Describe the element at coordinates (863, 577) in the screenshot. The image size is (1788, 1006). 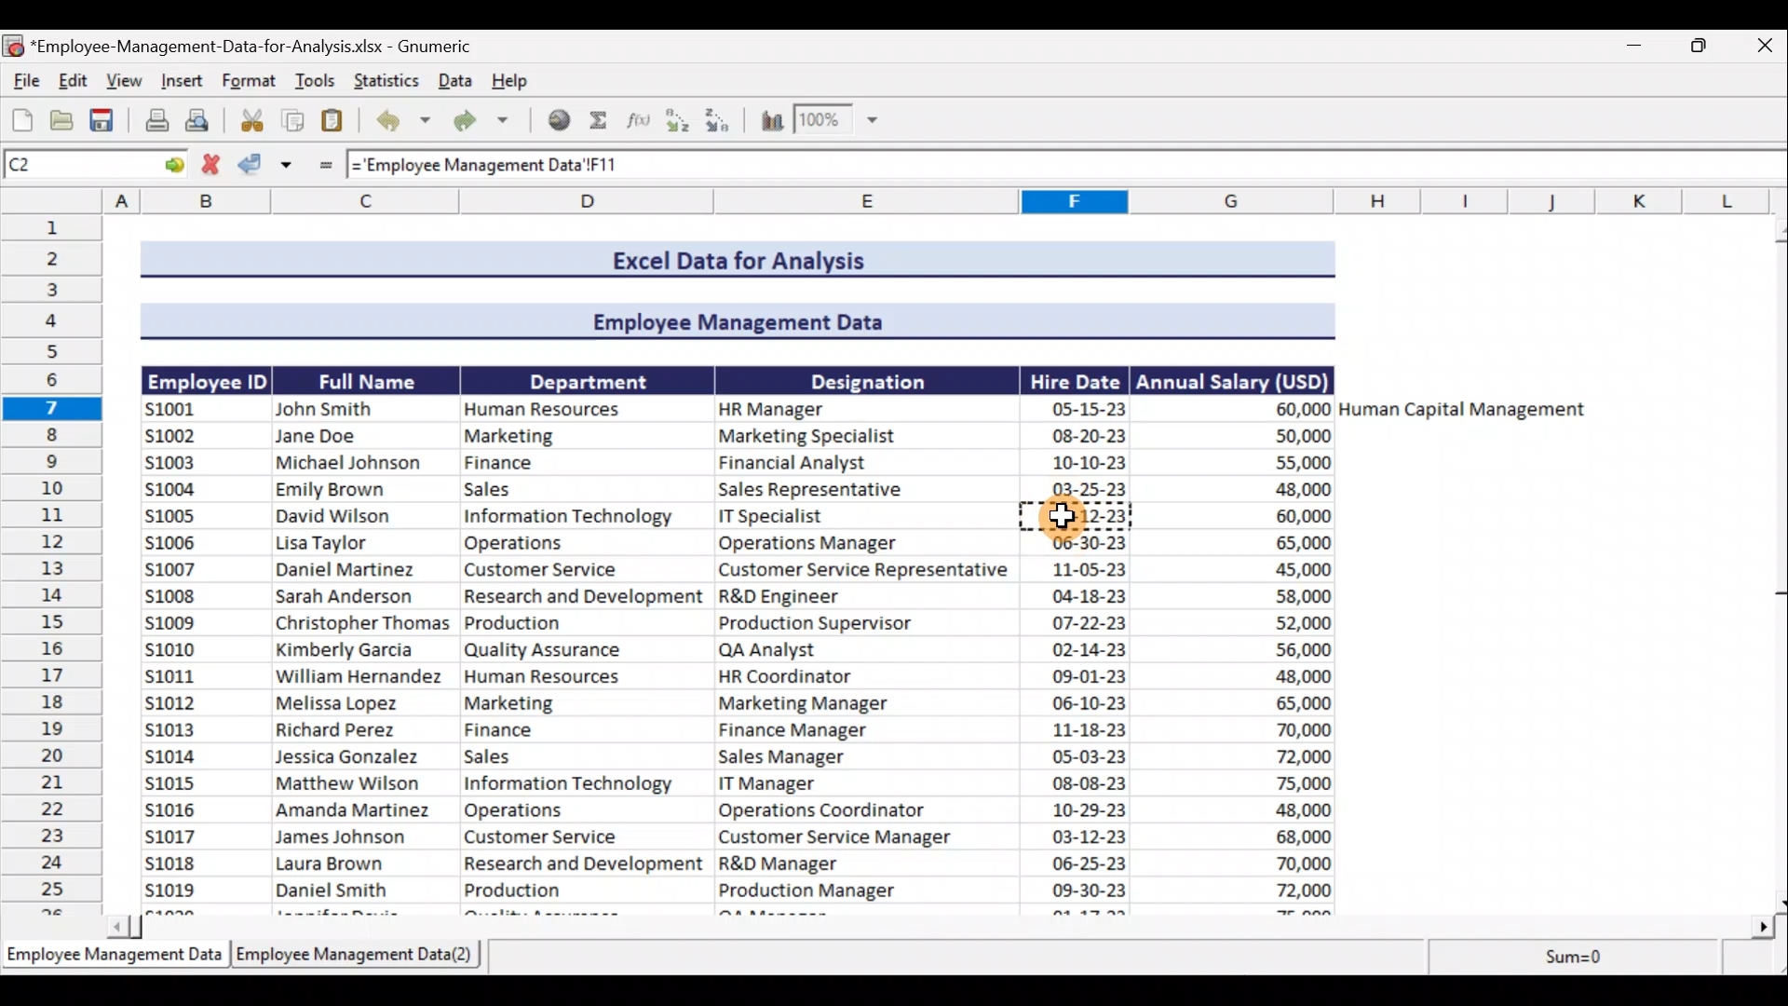
I see `Data` at that location.